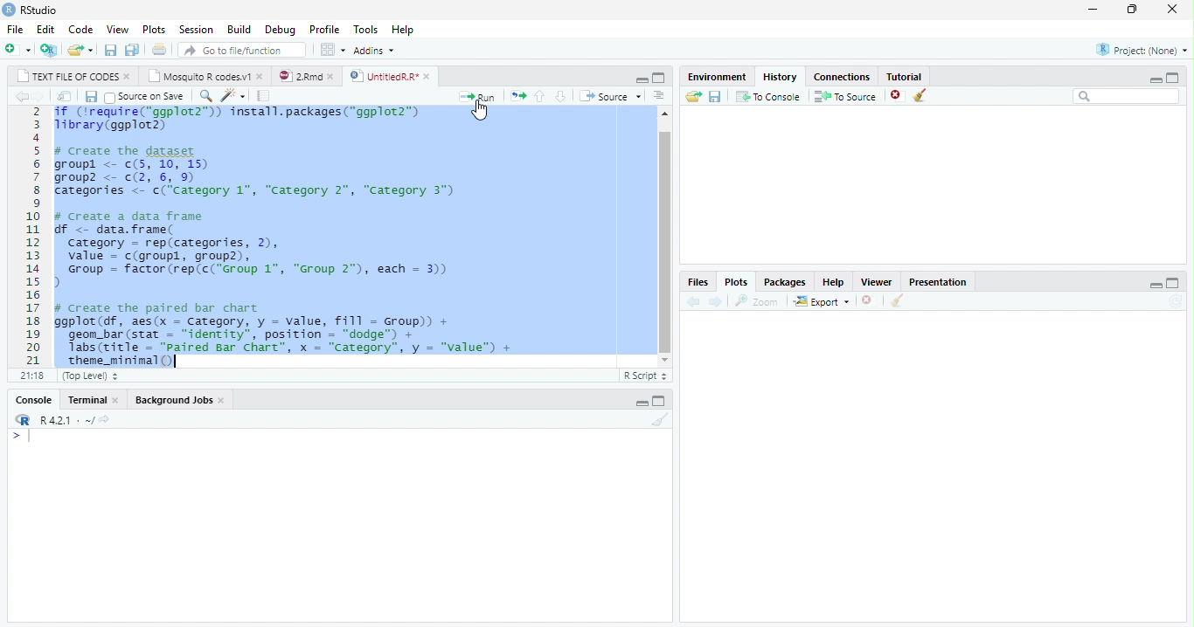  I want to click on source, so click(609, 96).